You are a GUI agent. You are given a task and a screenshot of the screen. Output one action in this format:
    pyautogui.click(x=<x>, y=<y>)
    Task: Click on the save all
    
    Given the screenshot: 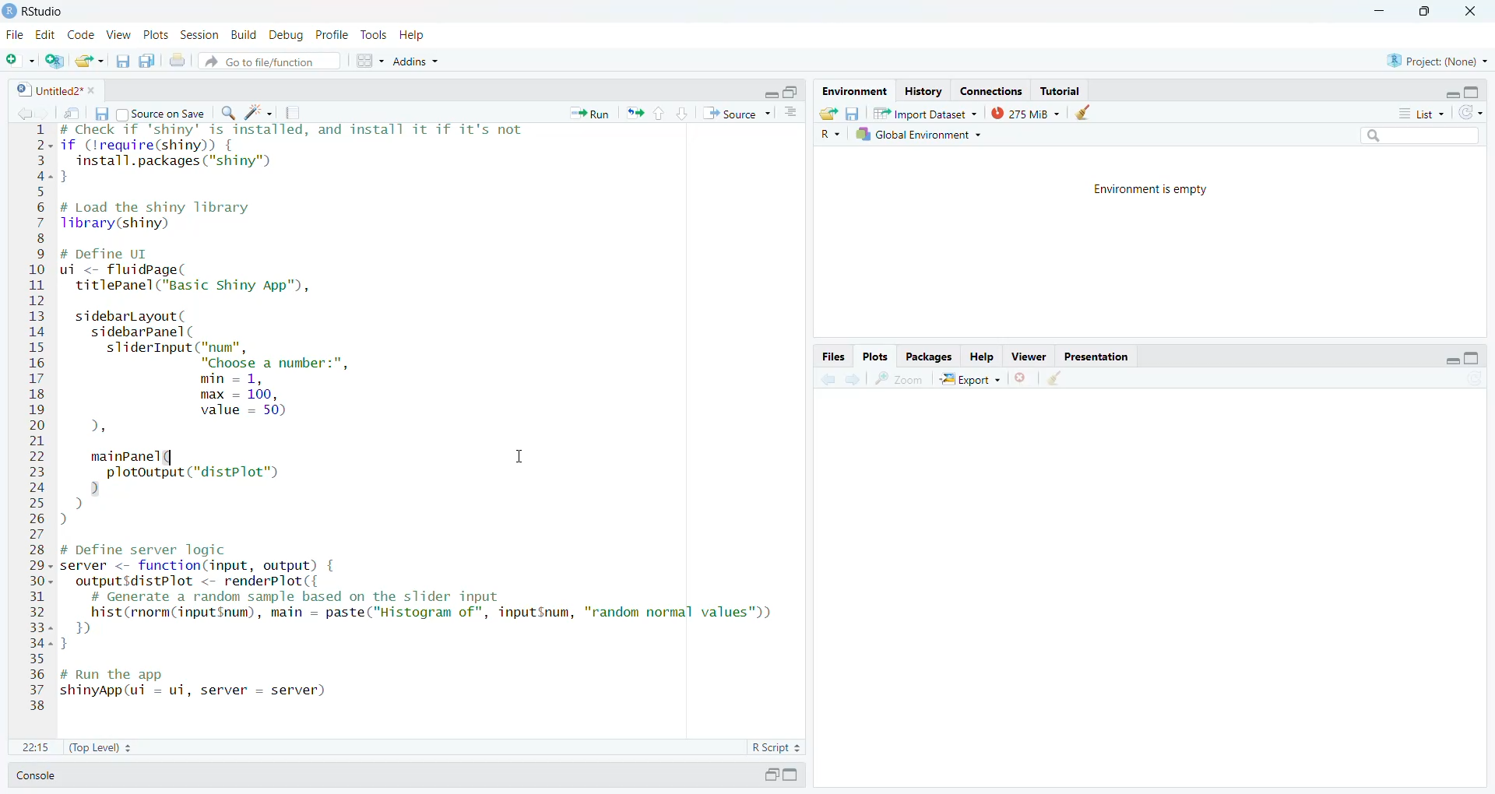 What is the action you would take?
    pyautogui.click(x=147, y=61)
    